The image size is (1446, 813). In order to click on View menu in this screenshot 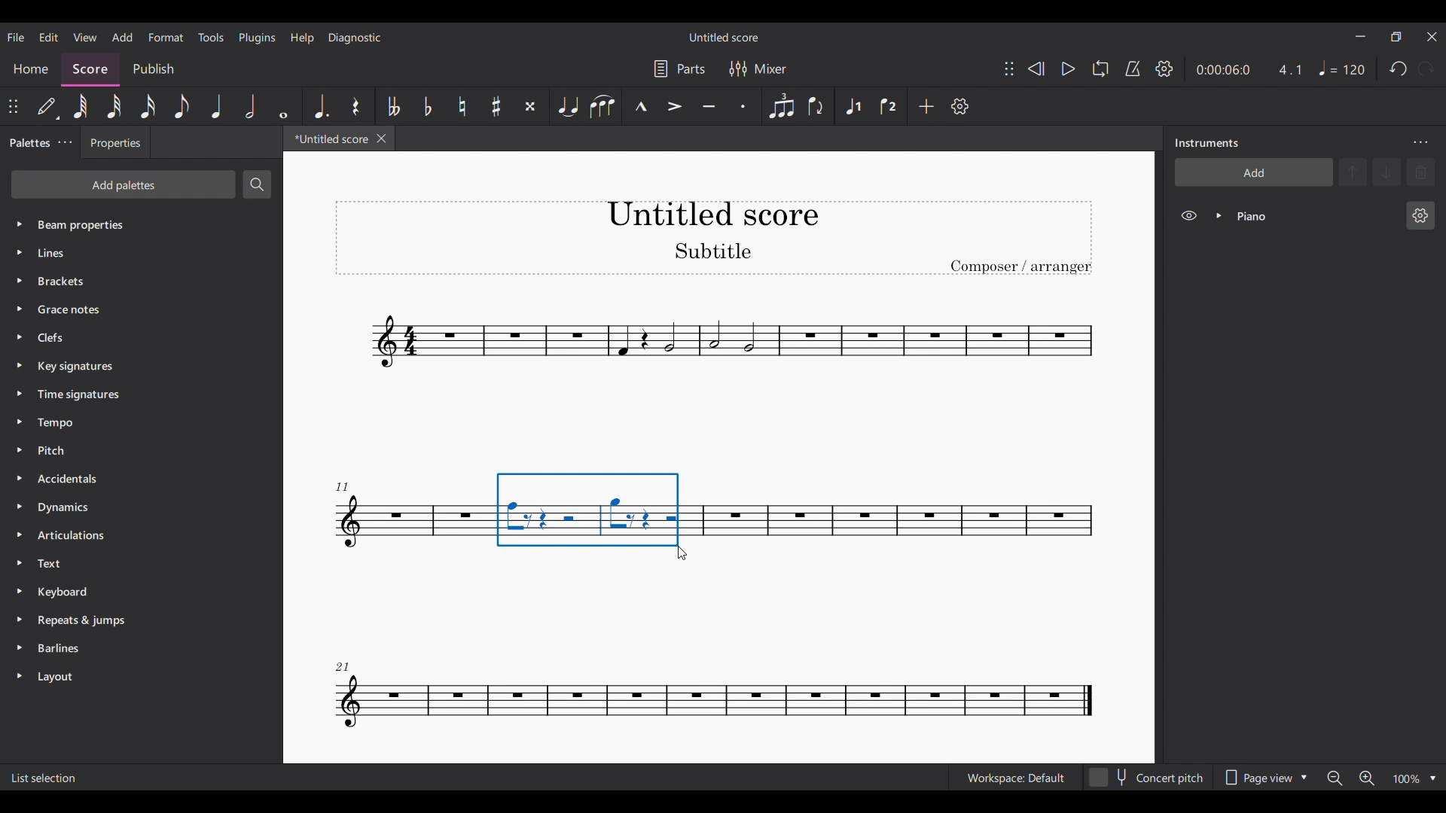, I will do `click(84, 37)`.